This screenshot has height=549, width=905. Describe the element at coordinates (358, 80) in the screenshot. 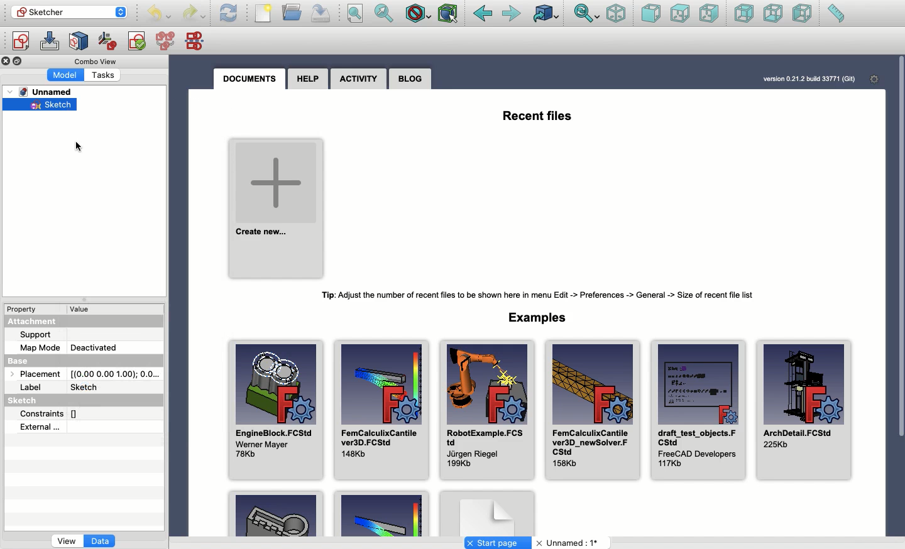

I see `Activity ` at that location.